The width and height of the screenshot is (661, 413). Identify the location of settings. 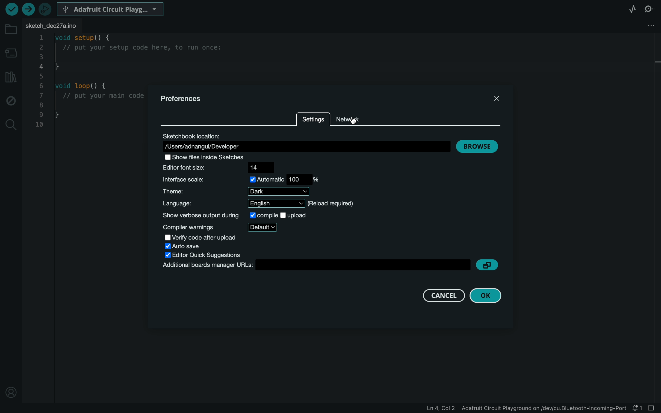
(313, 120).